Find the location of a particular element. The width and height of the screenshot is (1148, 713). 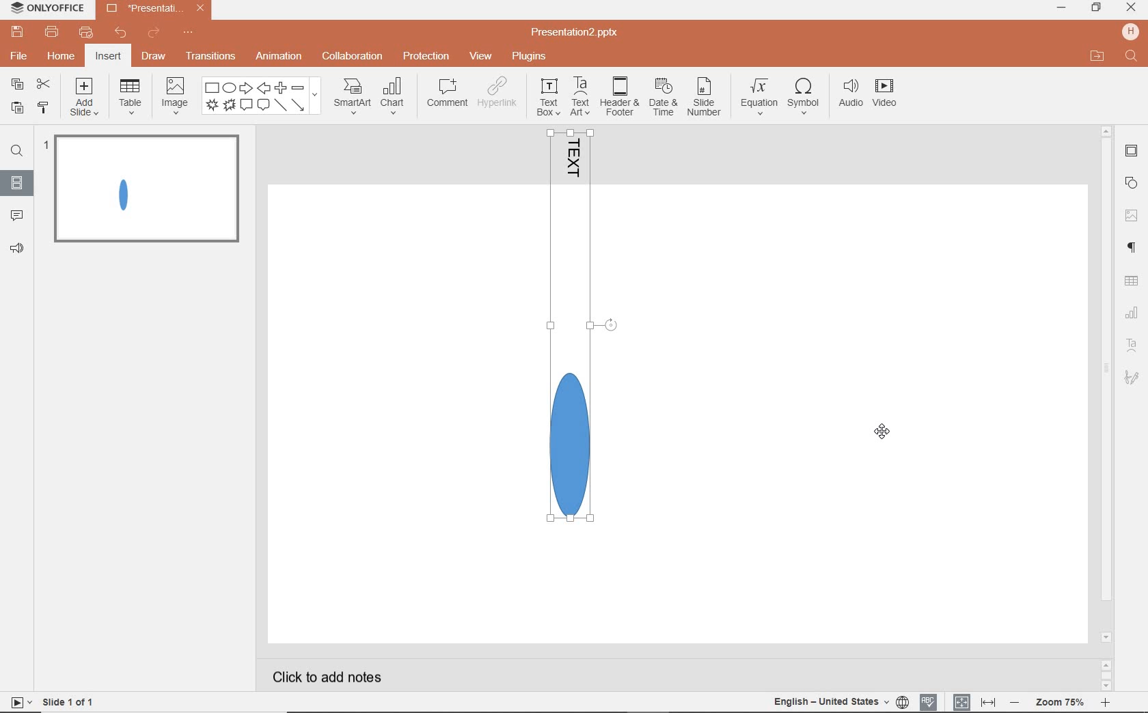

FIT TO SLIDE / FIT TO WIDTH is located at coordinates (975, 701).